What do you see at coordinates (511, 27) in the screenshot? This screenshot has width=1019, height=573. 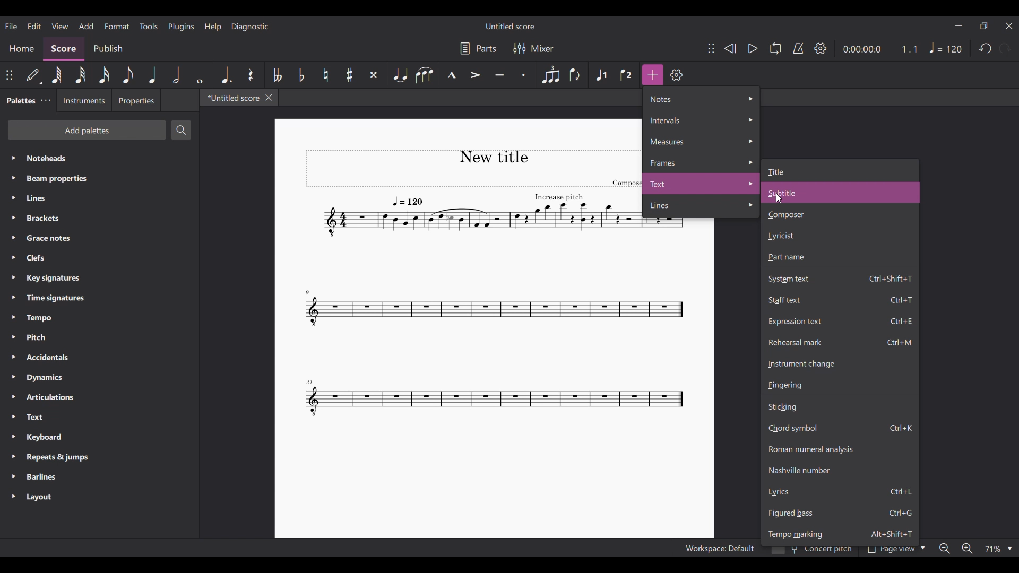 I see `Untitled score` at bounding box center [511, 27].